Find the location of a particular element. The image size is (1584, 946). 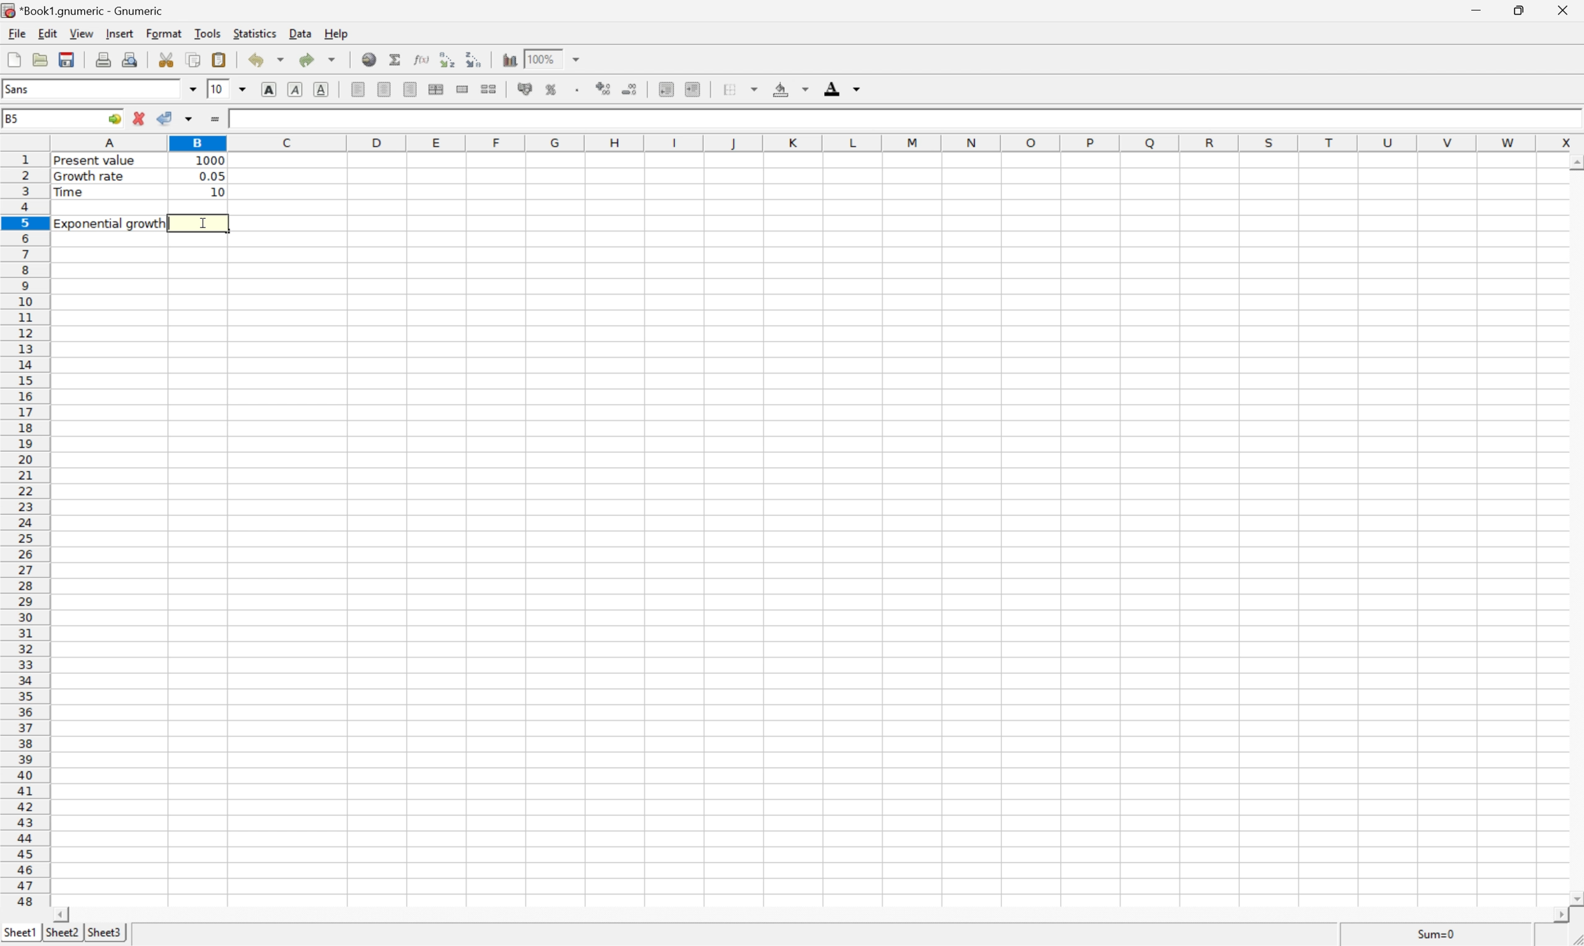

Scroll Left is located at coordinates (64, 913).